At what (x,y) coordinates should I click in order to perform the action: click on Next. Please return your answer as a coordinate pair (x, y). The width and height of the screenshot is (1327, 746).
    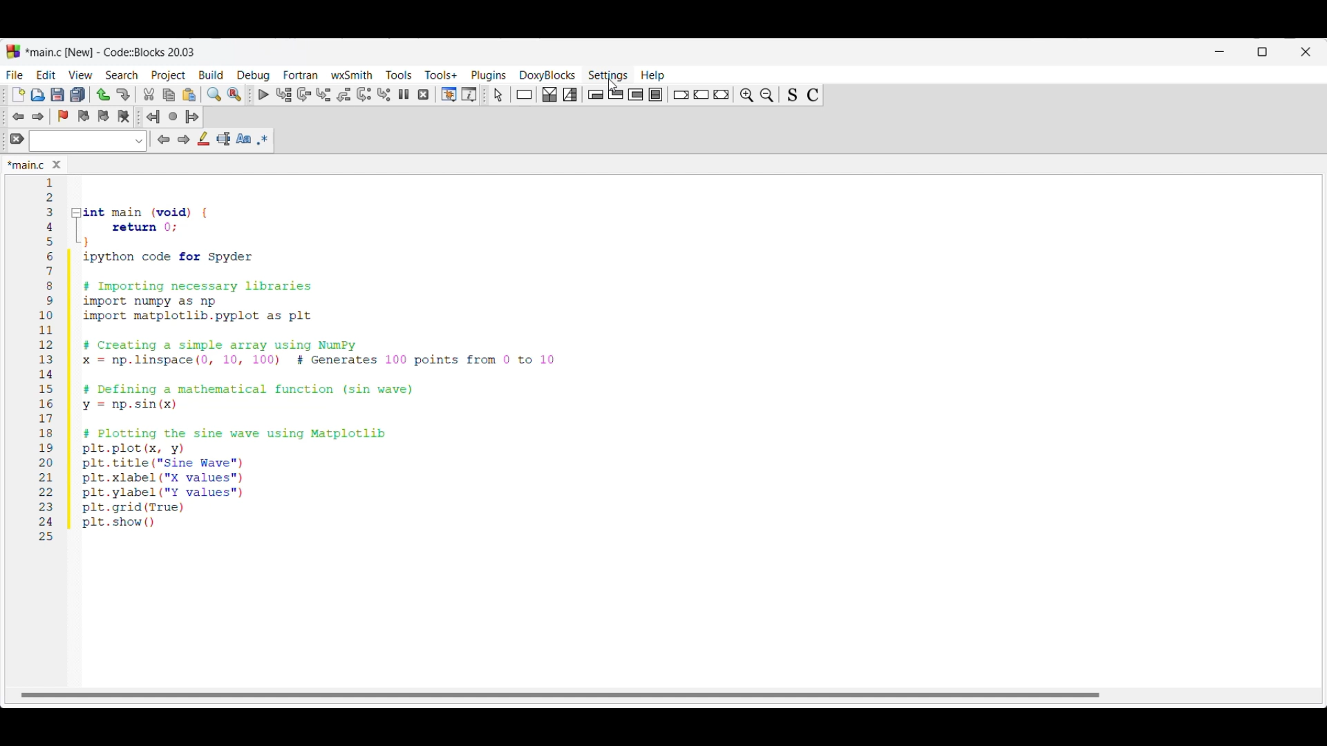
    Looking at the image, I should click on (183, 139).